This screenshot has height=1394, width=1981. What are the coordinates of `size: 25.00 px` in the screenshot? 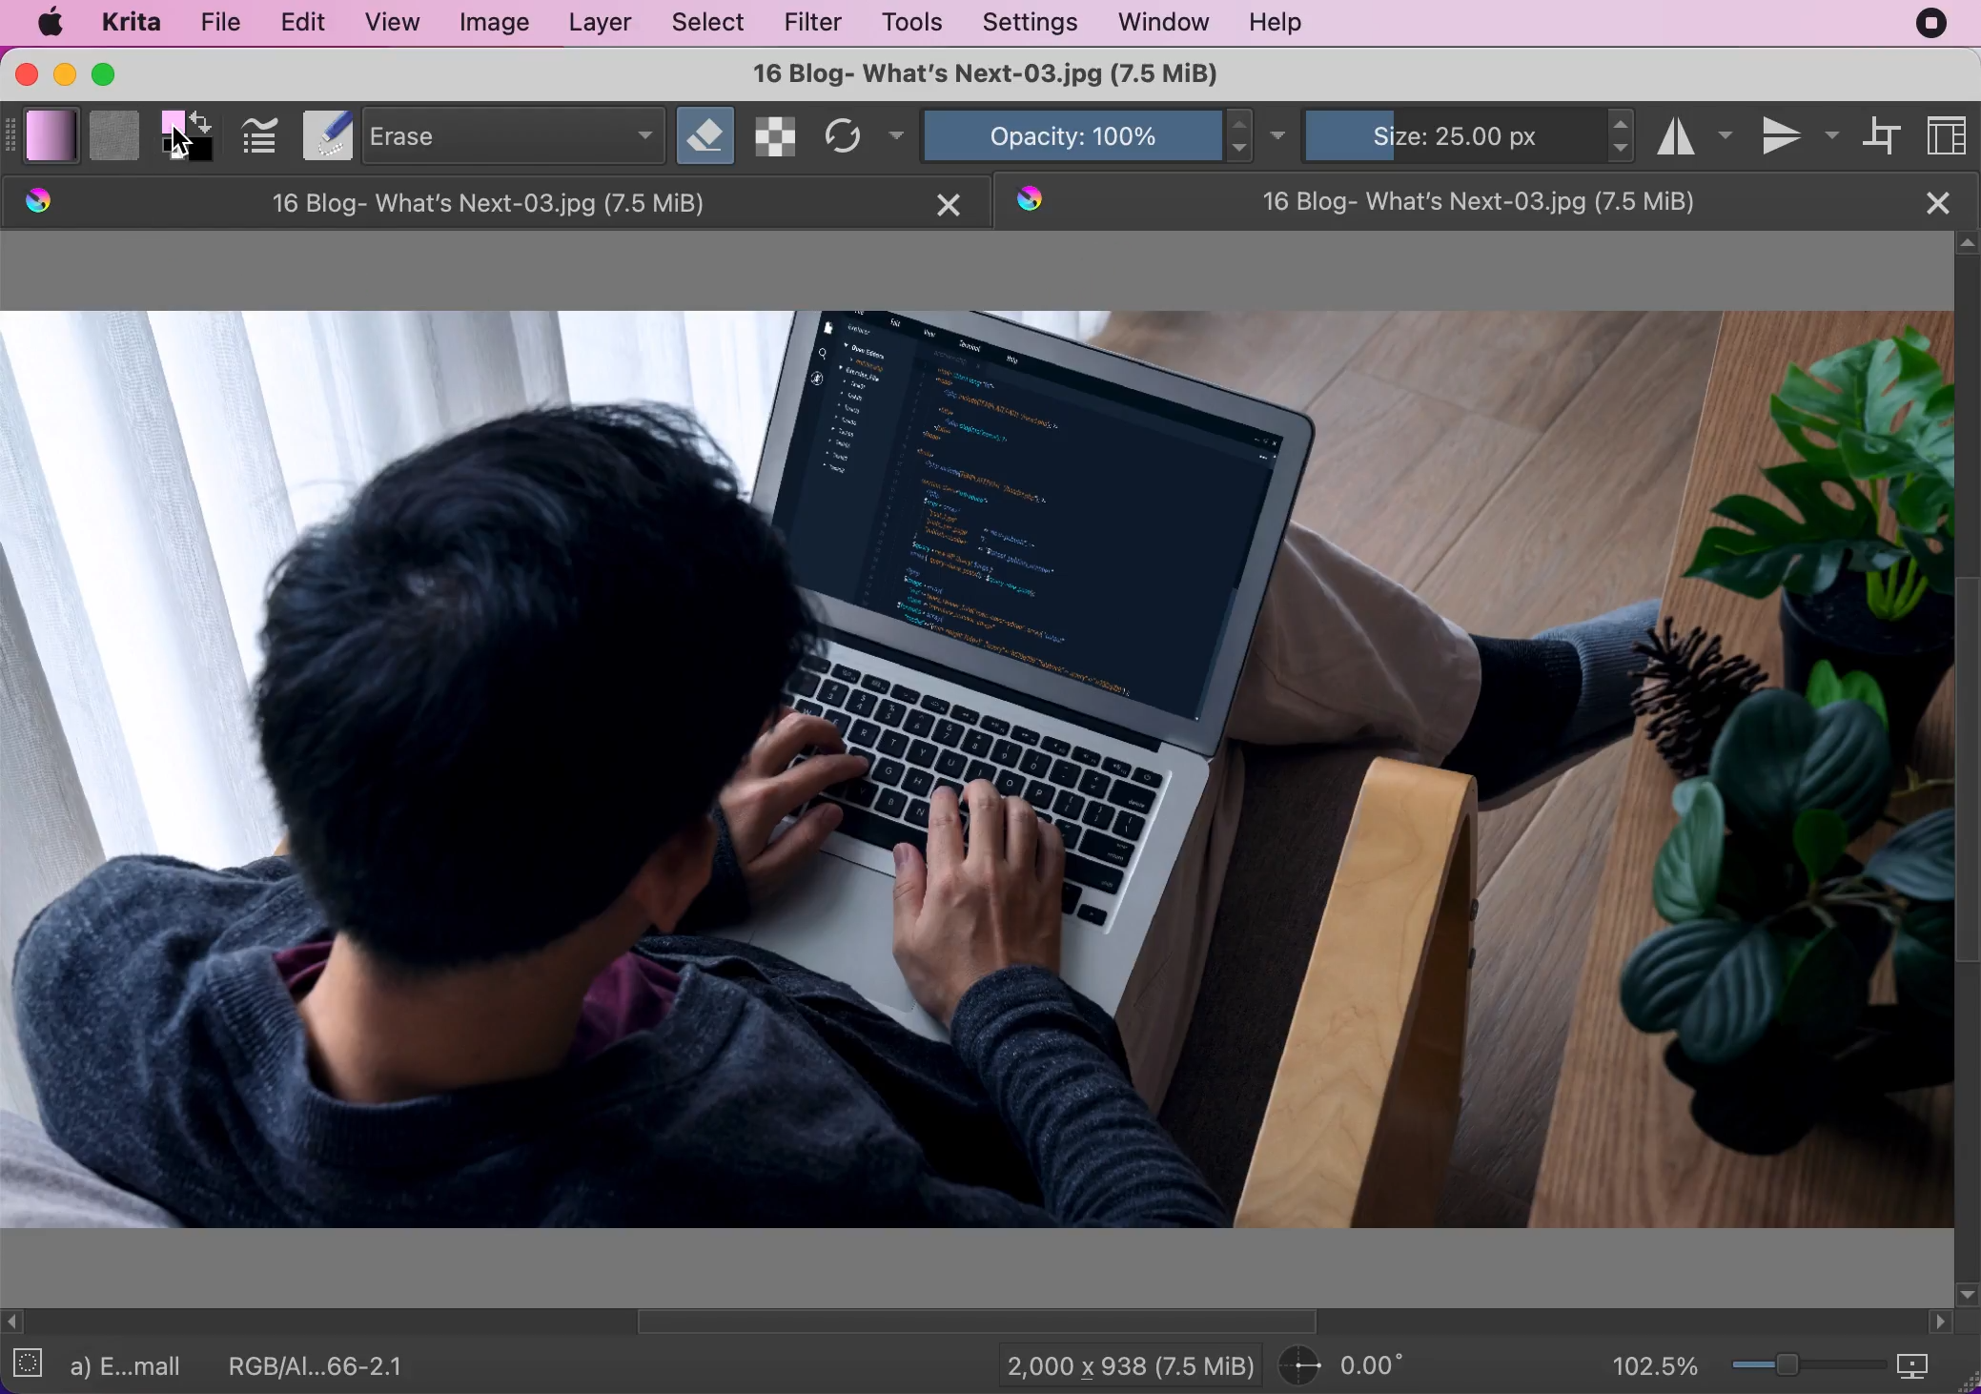 It's located at (1451, 134).